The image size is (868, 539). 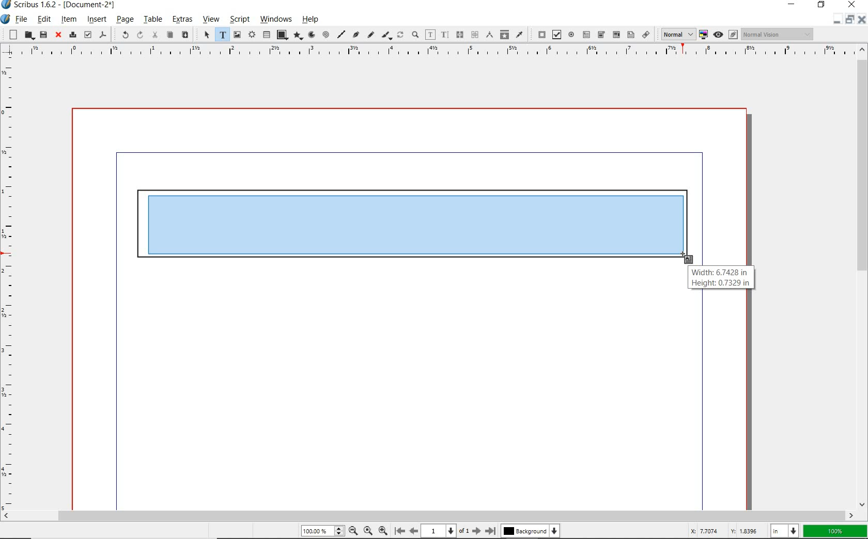 What do you see at coordinates (125, 19) in the screenshot?
I see `page` at bounding box center [125, 19].